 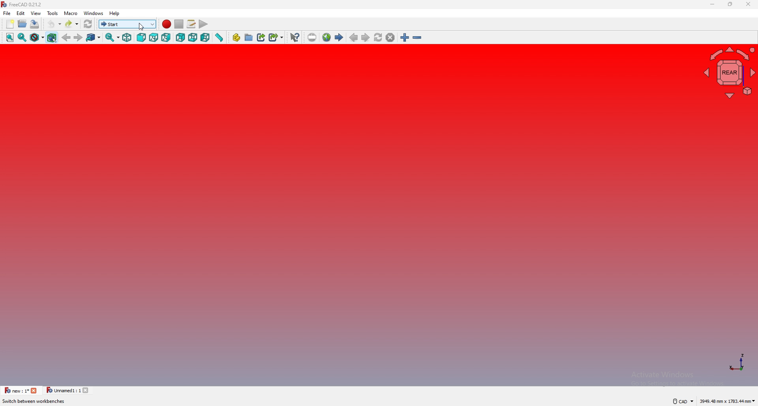 What do you see at coordinates (179, 24) in the screenshot?
I see `stop macro` at bounding box center [179, 24].